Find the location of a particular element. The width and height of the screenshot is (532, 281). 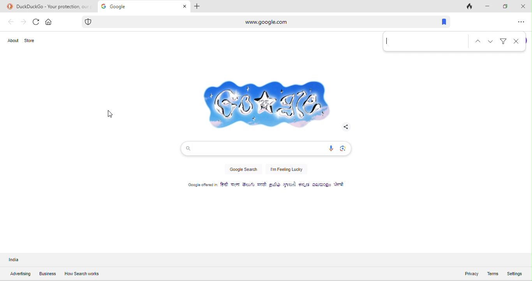

business is located at coordinates (48, 274).